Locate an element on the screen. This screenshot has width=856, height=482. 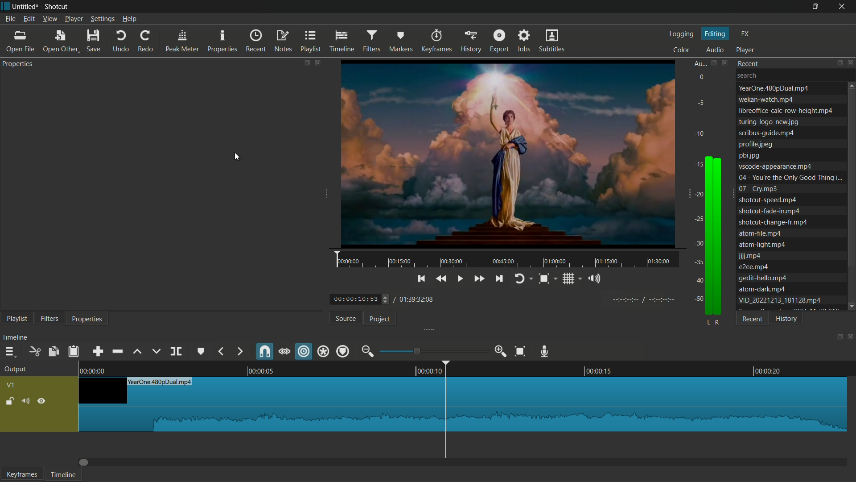
current time is located at coordinates (362, 299).